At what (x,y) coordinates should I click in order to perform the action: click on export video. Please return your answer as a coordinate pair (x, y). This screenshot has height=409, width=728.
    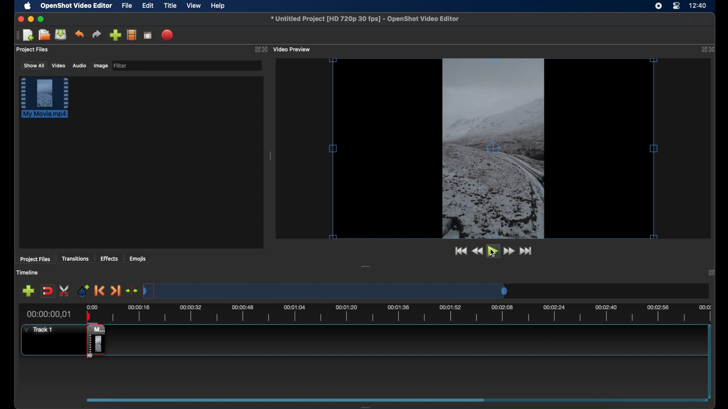
    Looking at the image, I should click on (168, 35).